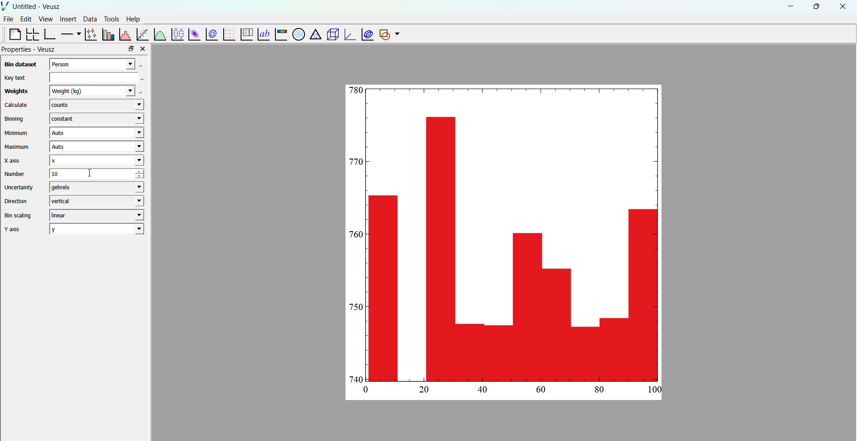  I want to click on "person" data selected, so click(99, 63).